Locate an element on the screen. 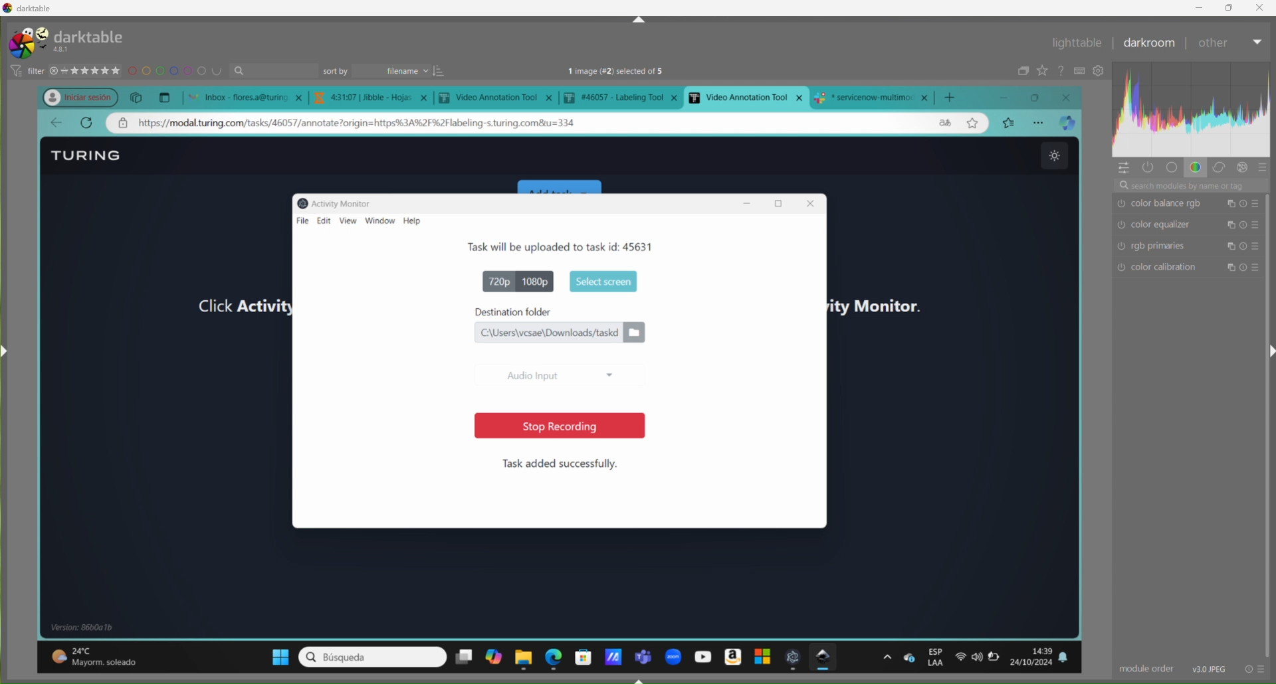 The image size is (1276, 684). tab is located at coordinates (876, 96).